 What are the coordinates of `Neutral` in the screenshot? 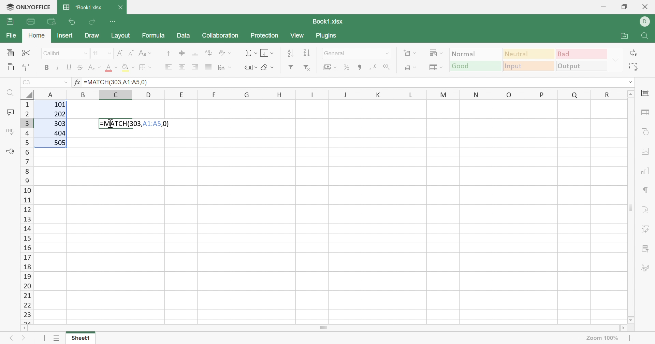 It's located at (529, 54).